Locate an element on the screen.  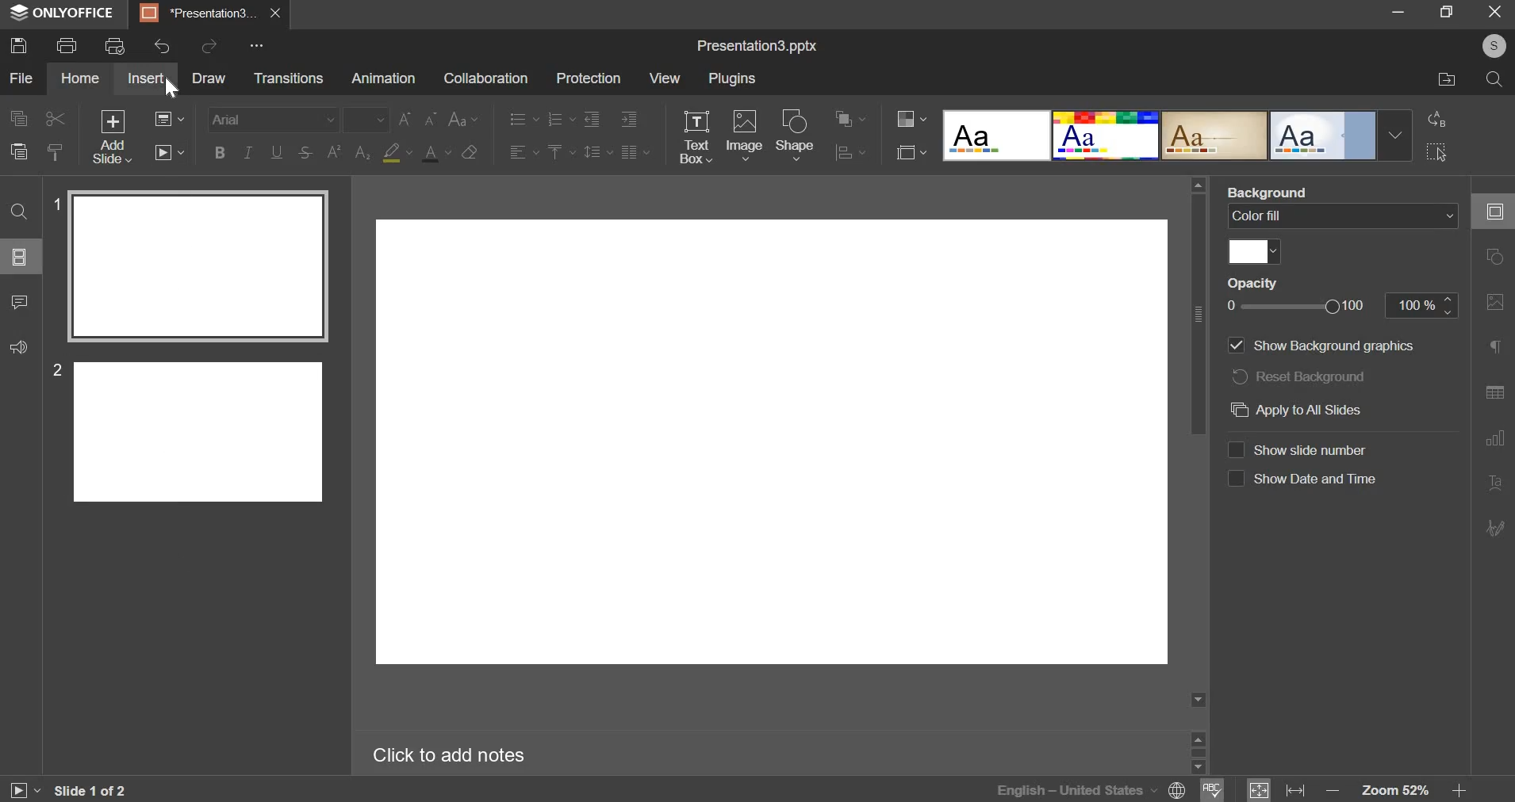
font size change is located at coordinates (416, 119).